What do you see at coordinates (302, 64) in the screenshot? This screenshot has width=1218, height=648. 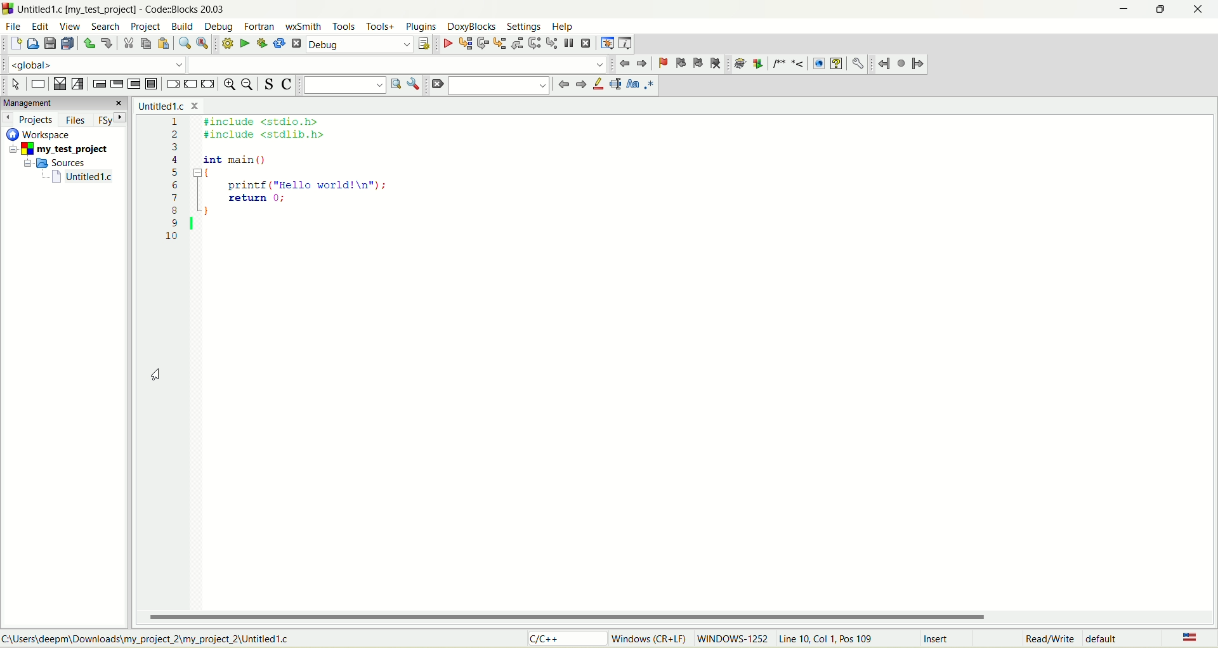 I see `Code completion compiler` at bounding box center [302, 64].